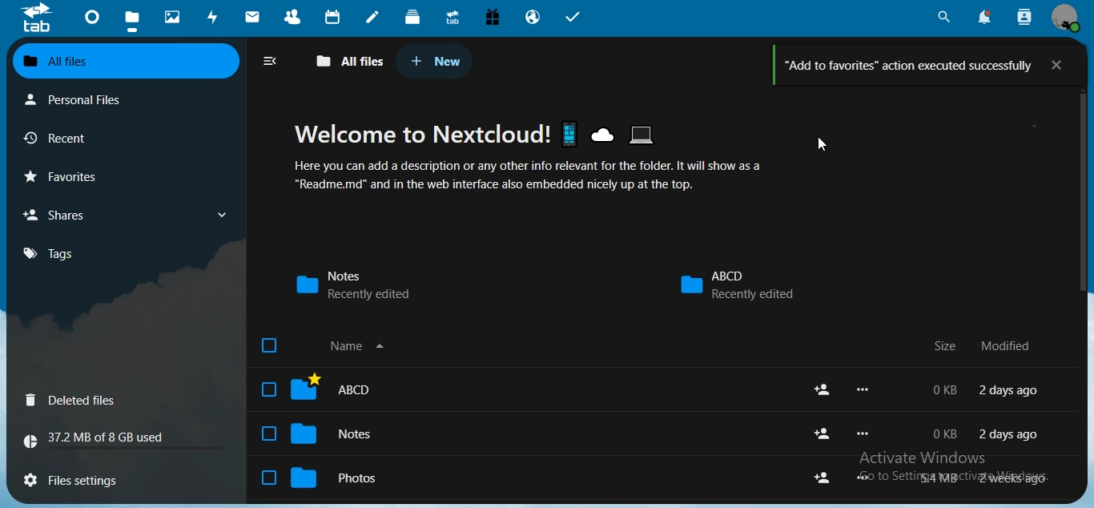 The width and height of the screenshot is (1094, 508). Describe the element at coordinates (944, 16) in the screenshot. I see `unified search` at that location.